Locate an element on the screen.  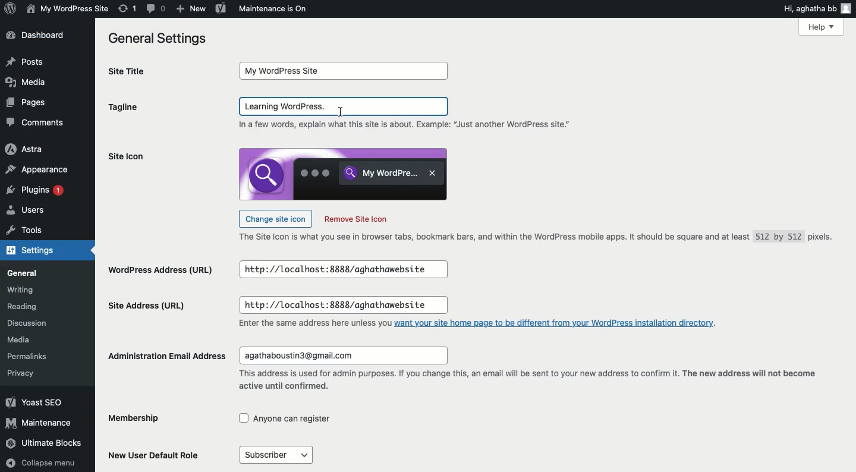
text is located at coordinates (408, 125).